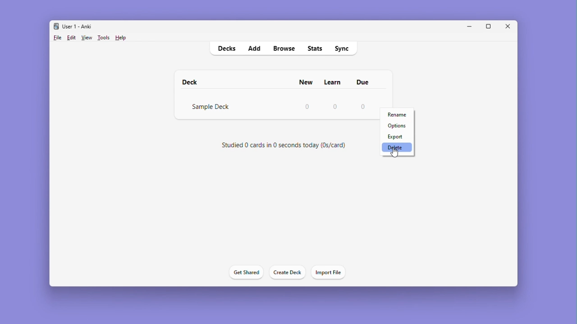  I want to click on 0, so click(308, 107).